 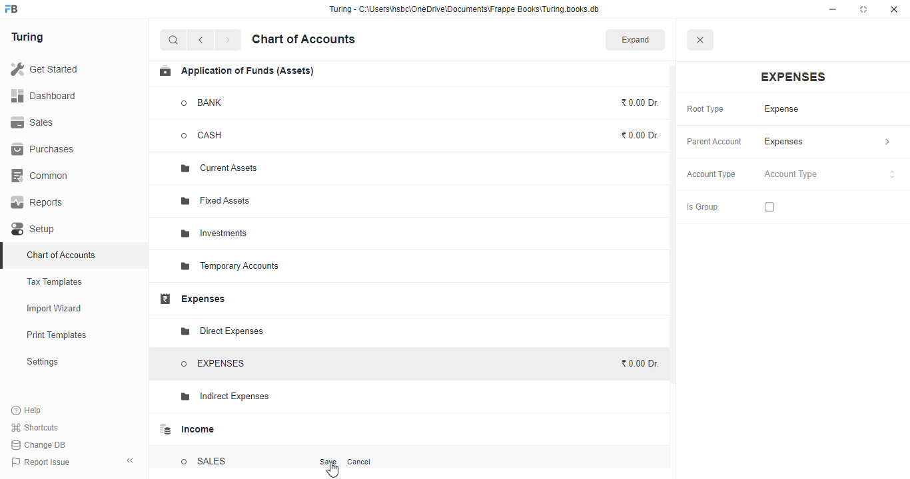 What do you see at coordinates (217, 200) in the screenshot?
I see `fixed assets` at bounding box center [217, 200].